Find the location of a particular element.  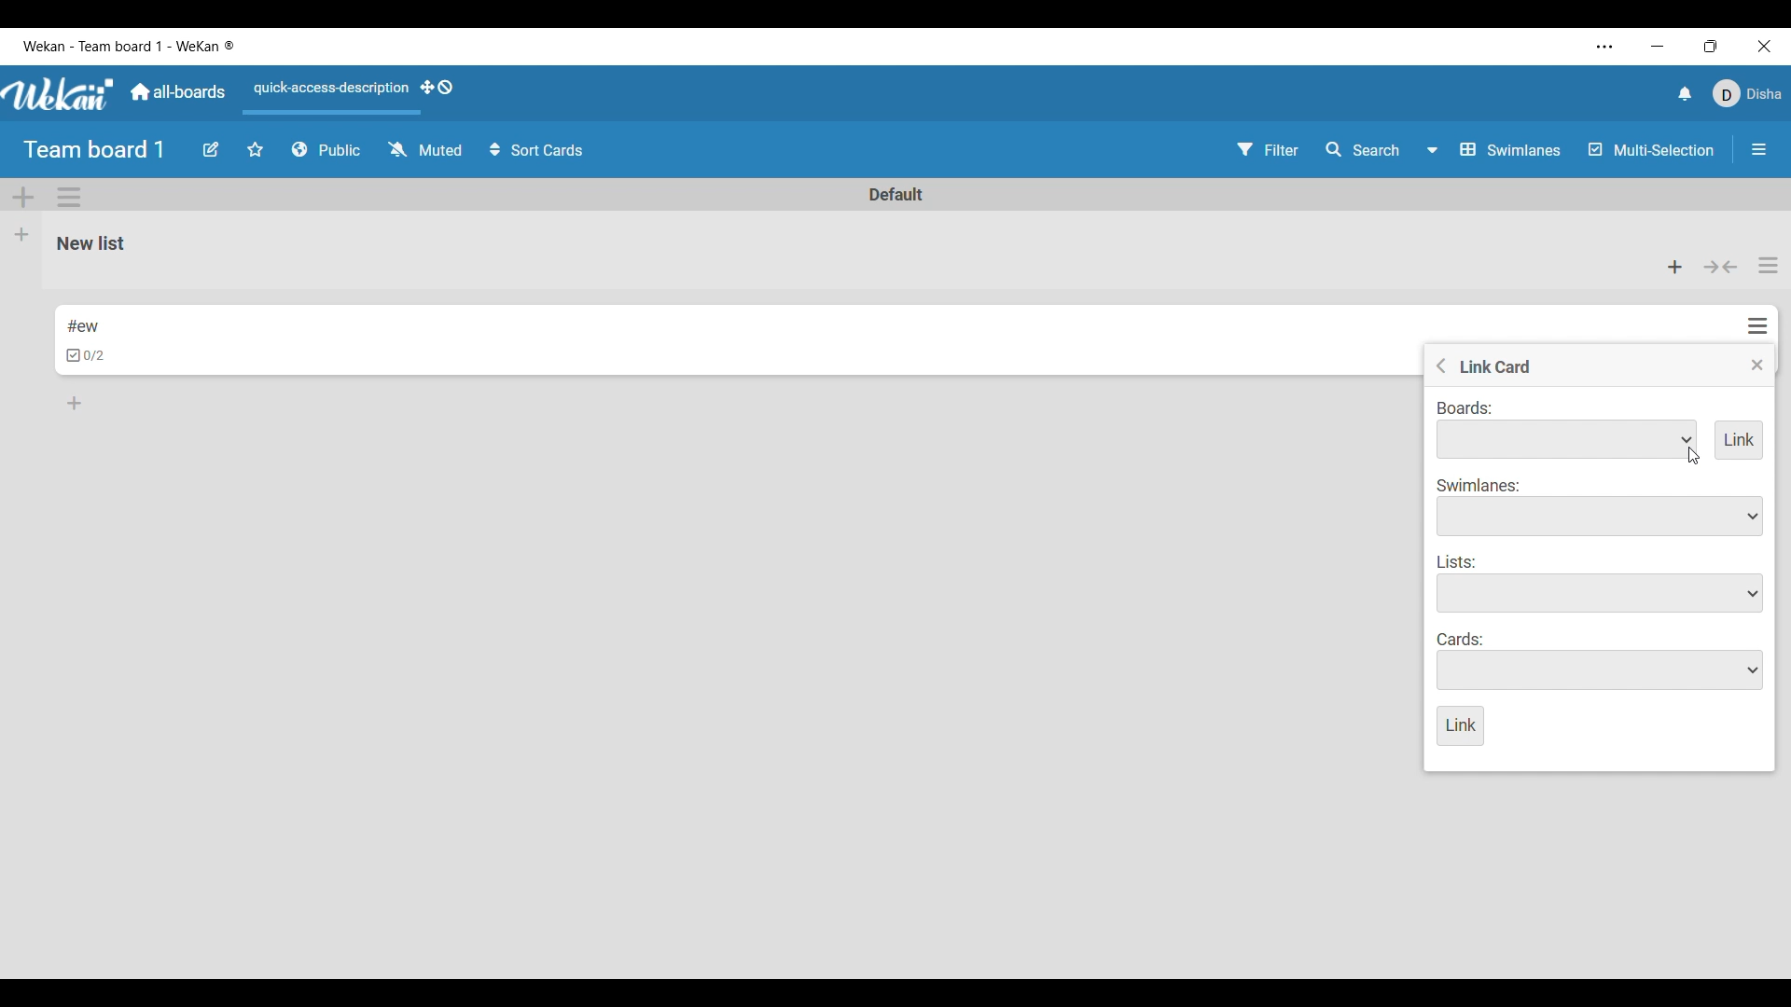

Indicates card options is located at coordinates (1462, 640).